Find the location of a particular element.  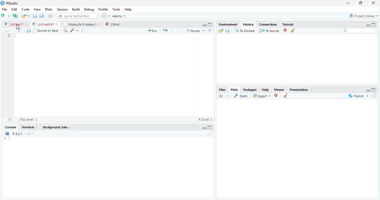

Environment is located at coordinates (228, 24).